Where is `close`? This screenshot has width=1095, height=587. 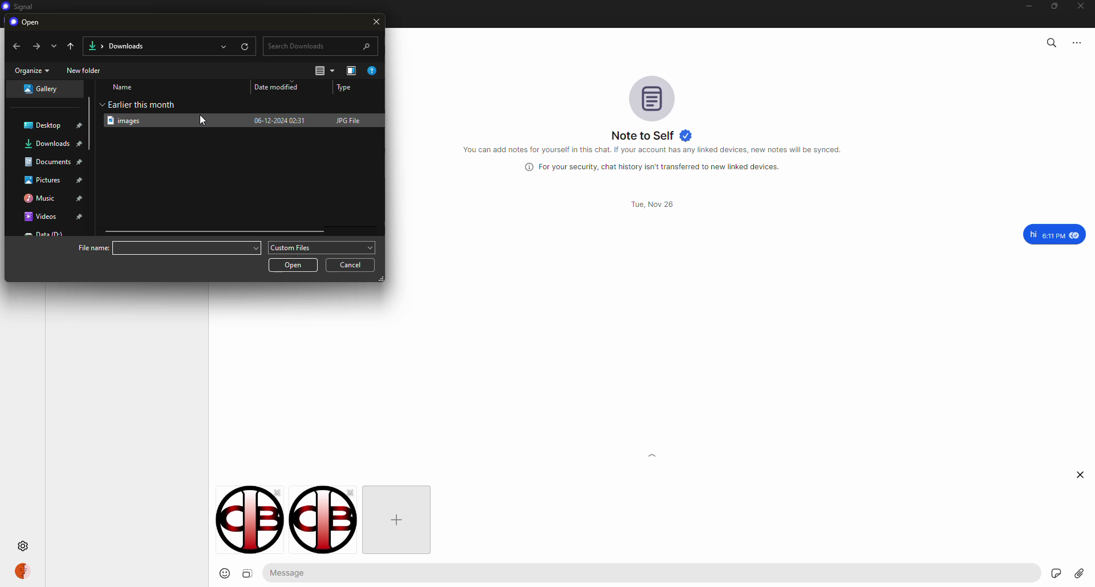 close is located at coordinates (1082, 474).